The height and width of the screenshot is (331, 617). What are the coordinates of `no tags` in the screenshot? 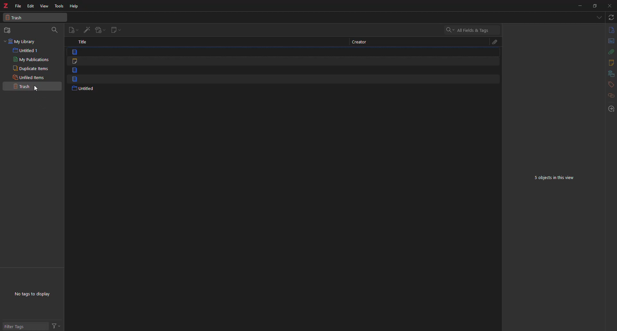 It's located at (34, 296).